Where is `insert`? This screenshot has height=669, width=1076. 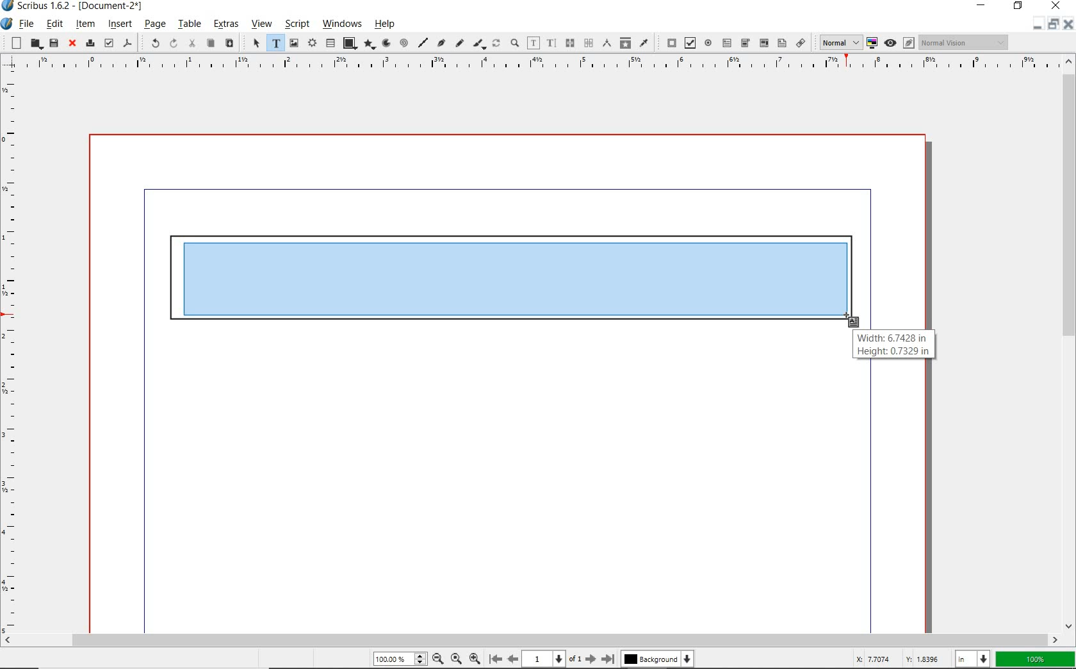 insert is located at coordinates (119, 24).